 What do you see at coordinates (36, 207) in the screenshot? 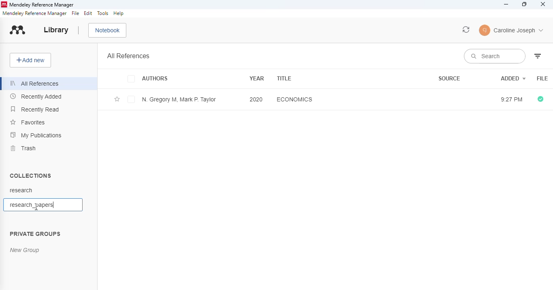
I see `cursor` at bounding box center [36, 207].